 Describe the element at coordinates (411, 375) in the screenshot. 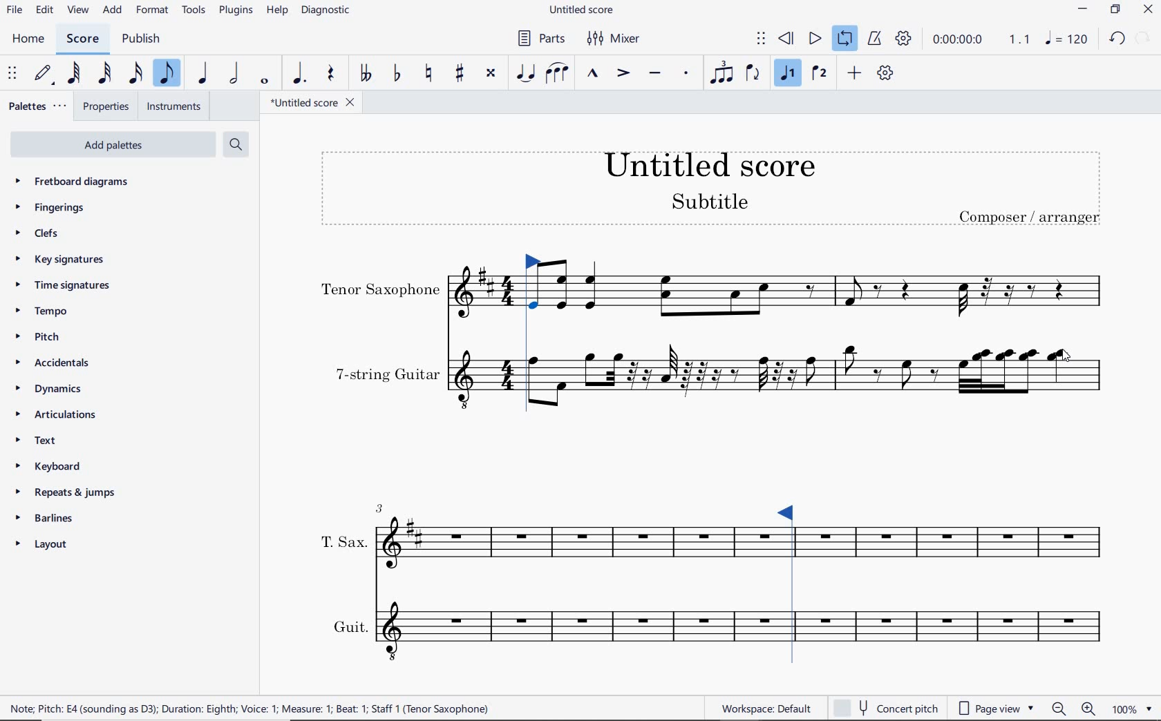

I see `INSTRUMENT: 7-STRING GUITAR` at that location.